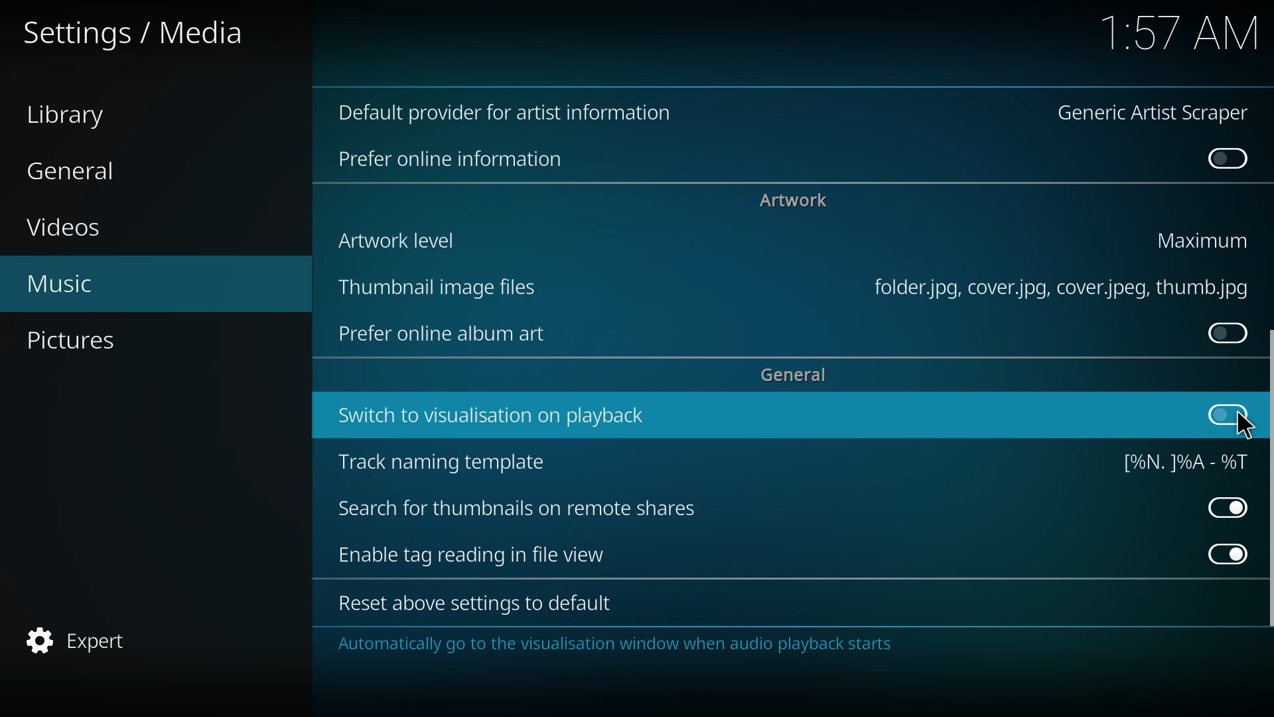 The height and width of the screenshot is (717, 1274). Describe the element at coordinates (391, 239) in the screenshot. I see `artwork level` at that location.